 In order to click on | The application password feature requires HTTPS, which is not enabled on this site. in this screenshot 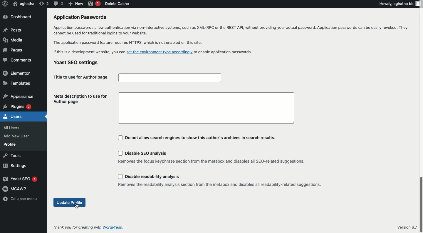, I will do `click(131, 42)`.